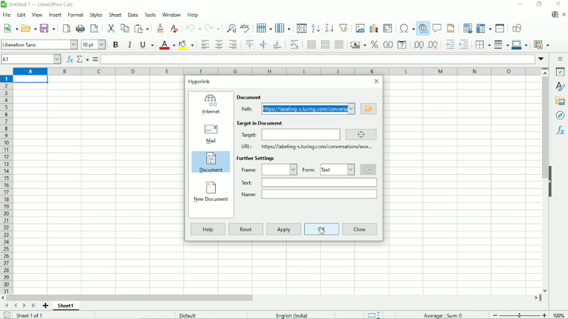  Describe the element at coordinates (309, 169) in the screenshot. I see `From` at that location.